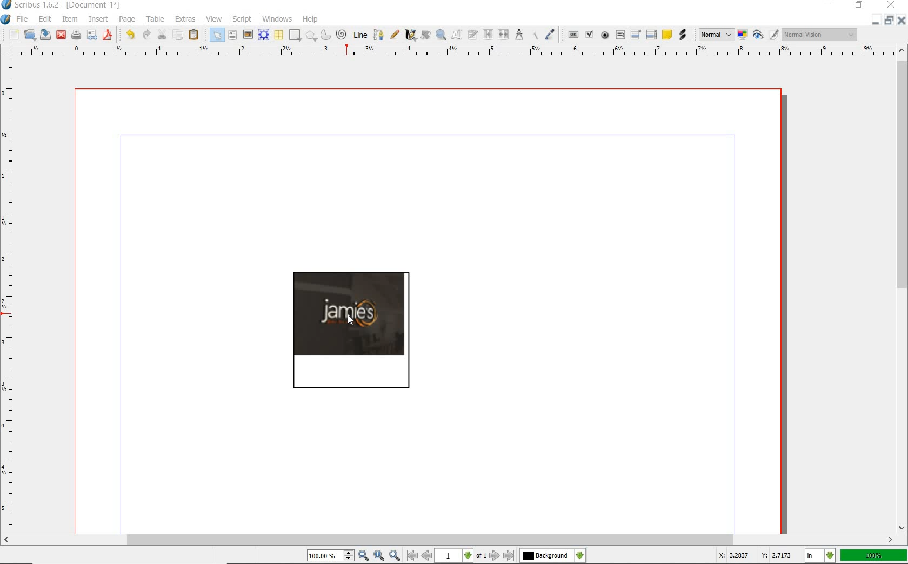  Describe the element at coordinates (667, 35) in the screenshot. I see `text annotation` at that location.